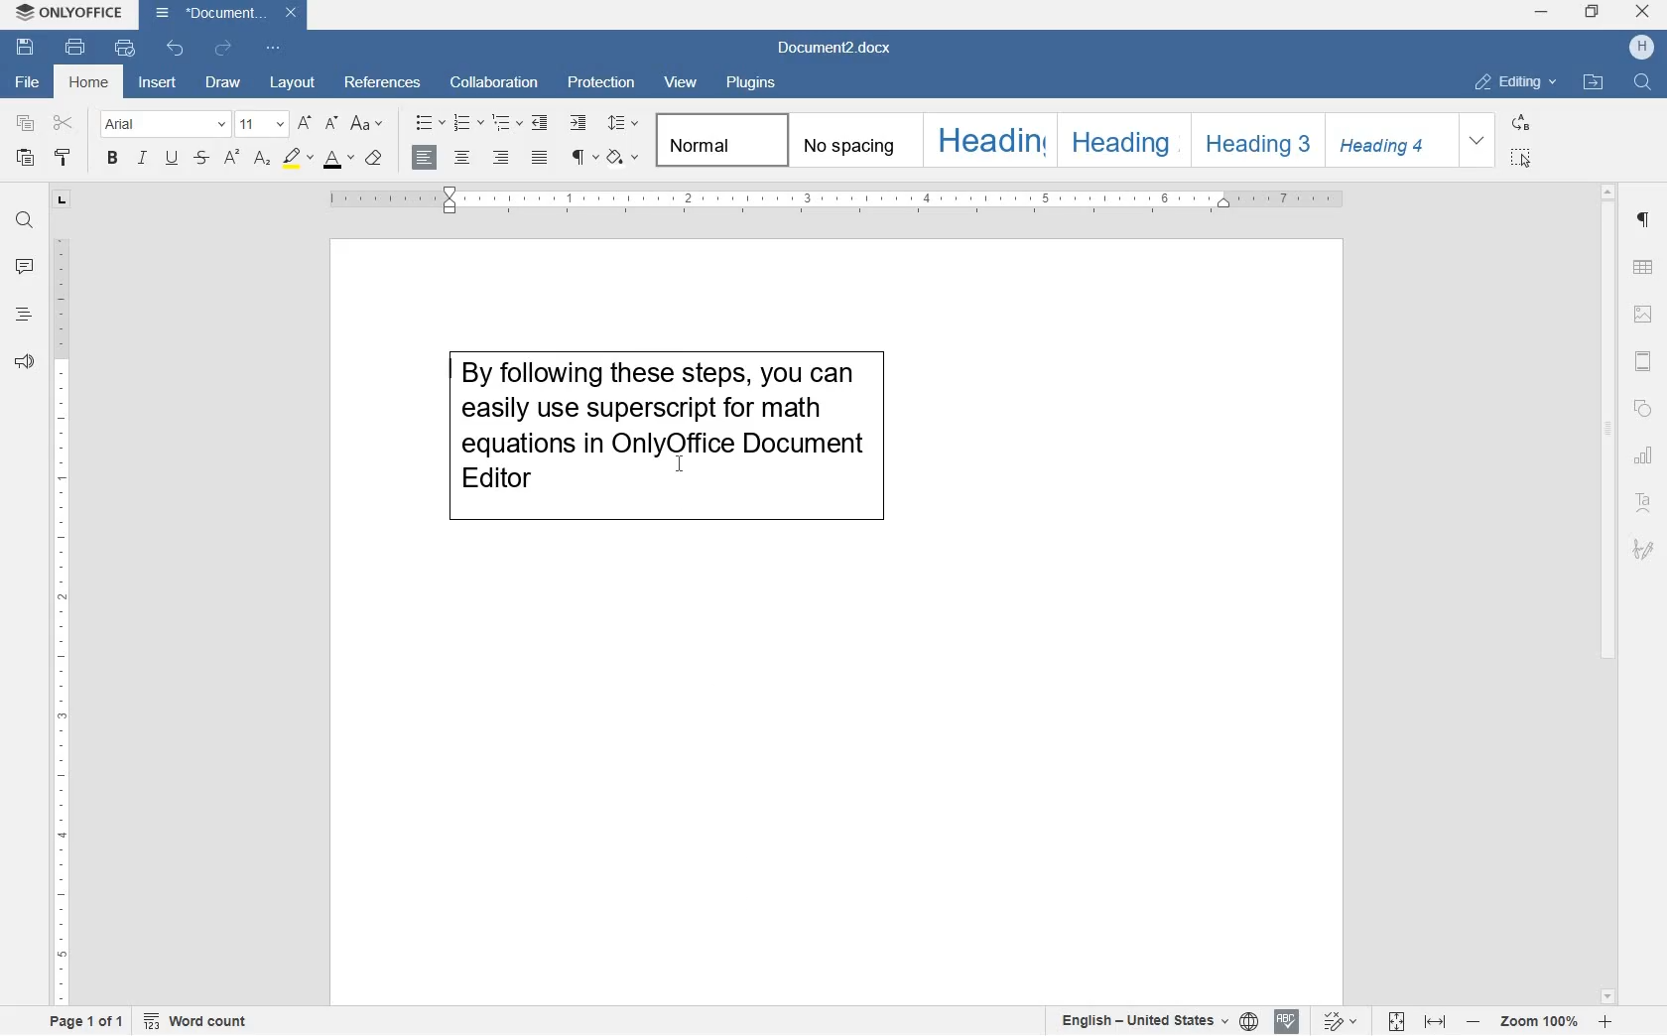  What do you see at coordinates (840, 202) in the screenshot?
I see `ruler` at bounding box center [840, 202].